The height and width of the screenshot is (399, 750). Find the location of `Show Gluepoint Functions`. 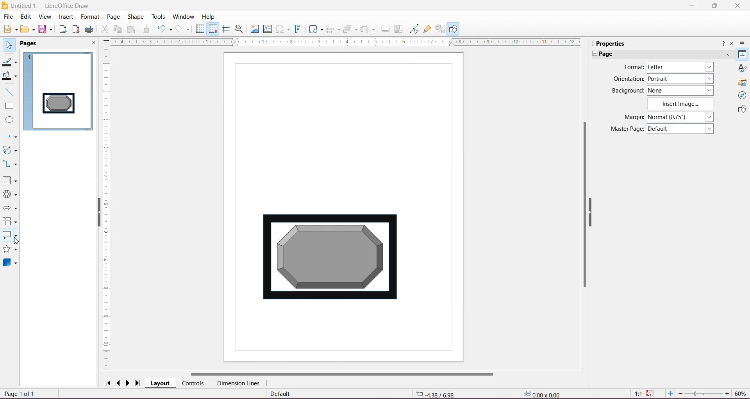

Show Gluepoint Functions is located at coordinates (427, 29).